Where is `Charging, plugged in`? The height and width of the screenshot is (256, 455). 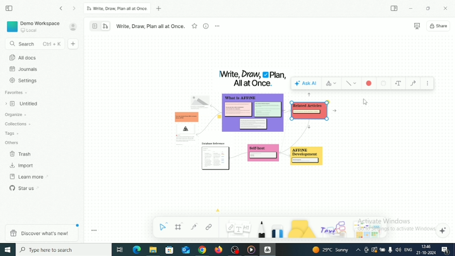 Charging, plugged in is located at coordinates (382, 249).